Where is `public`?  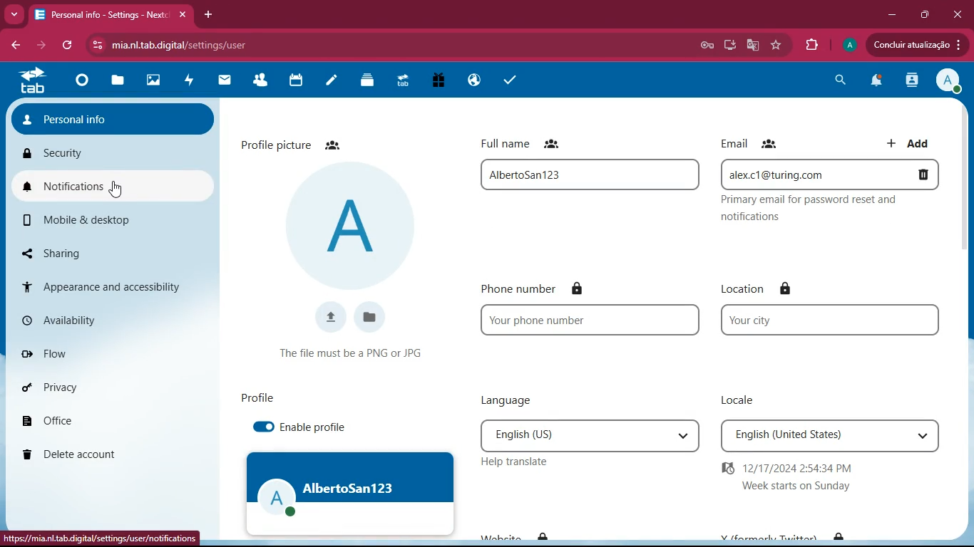 public is located at coordinates (471, 80).